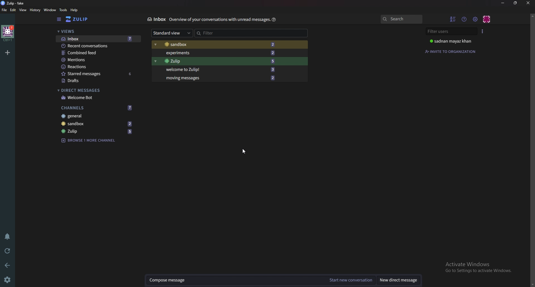  What do you see at coordinates (97, 98) in the screenshot?
I see `welcome bot` at bounding box center [97, 98].